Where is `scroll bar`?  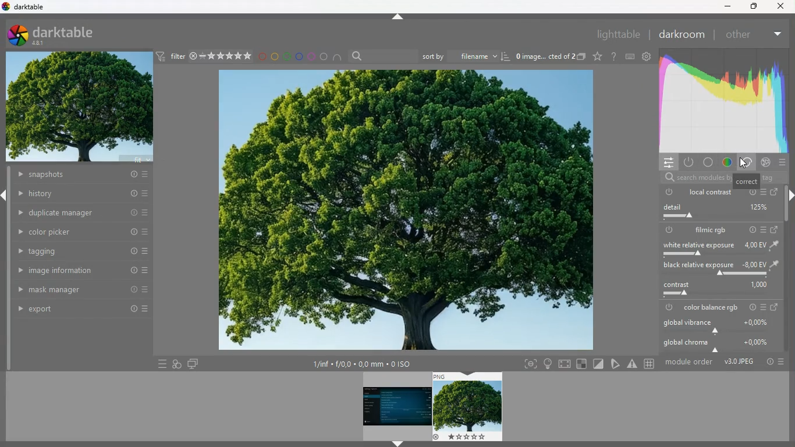
scroll bar is located at coordinates (790, 285).